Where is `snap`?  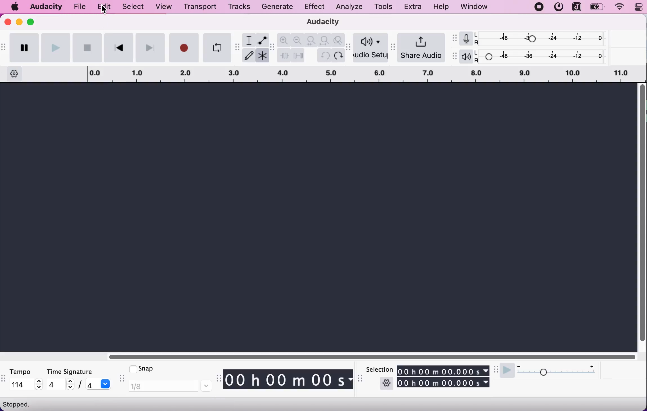
snap is located at coordinates (151, 368).